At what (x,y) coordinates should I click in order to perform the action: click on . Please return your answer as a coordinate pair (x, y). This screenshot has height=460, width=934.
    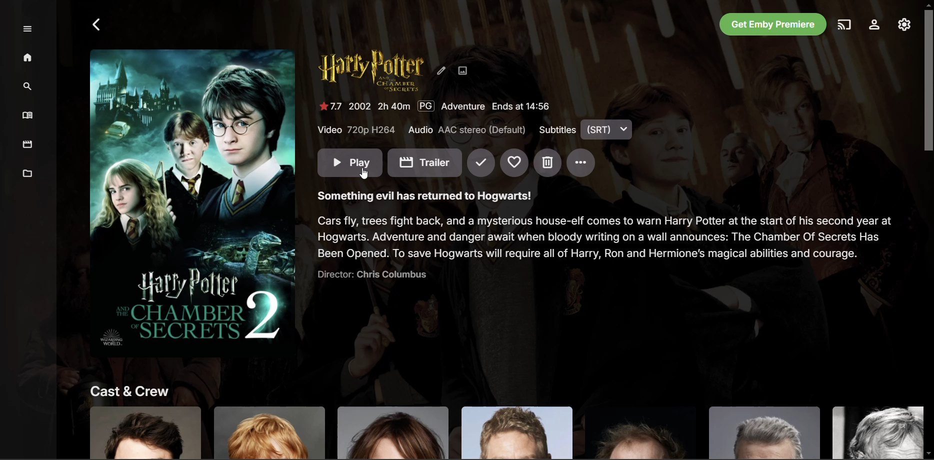
    Looking at the image, I should click on (368, 275).